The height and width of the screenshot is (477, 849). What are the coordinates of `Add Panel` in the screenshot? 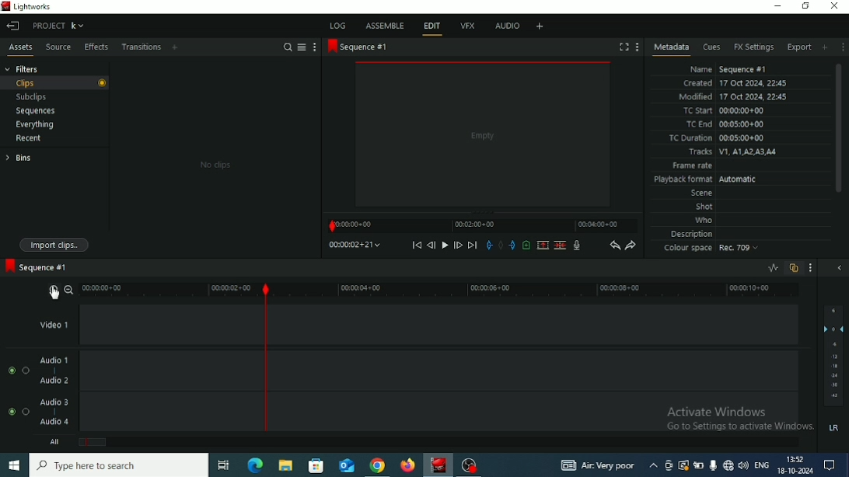 It's located at (825, 47).